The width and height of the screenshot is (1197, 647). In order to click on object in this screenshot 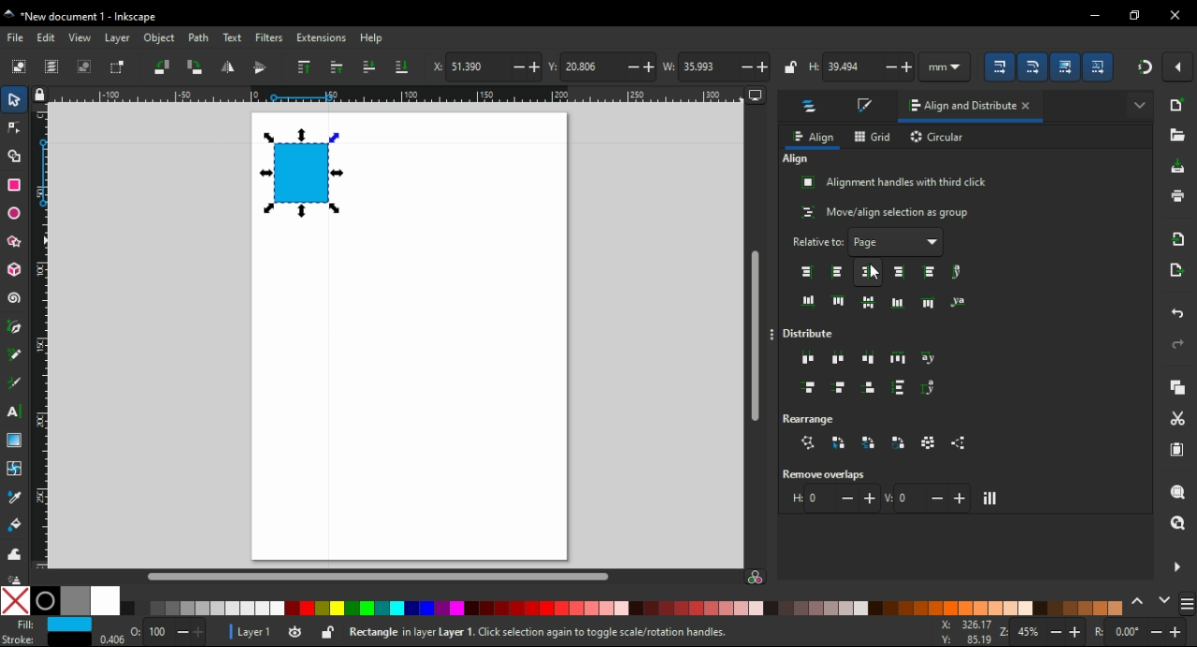, I will do `click(158, 37)`.